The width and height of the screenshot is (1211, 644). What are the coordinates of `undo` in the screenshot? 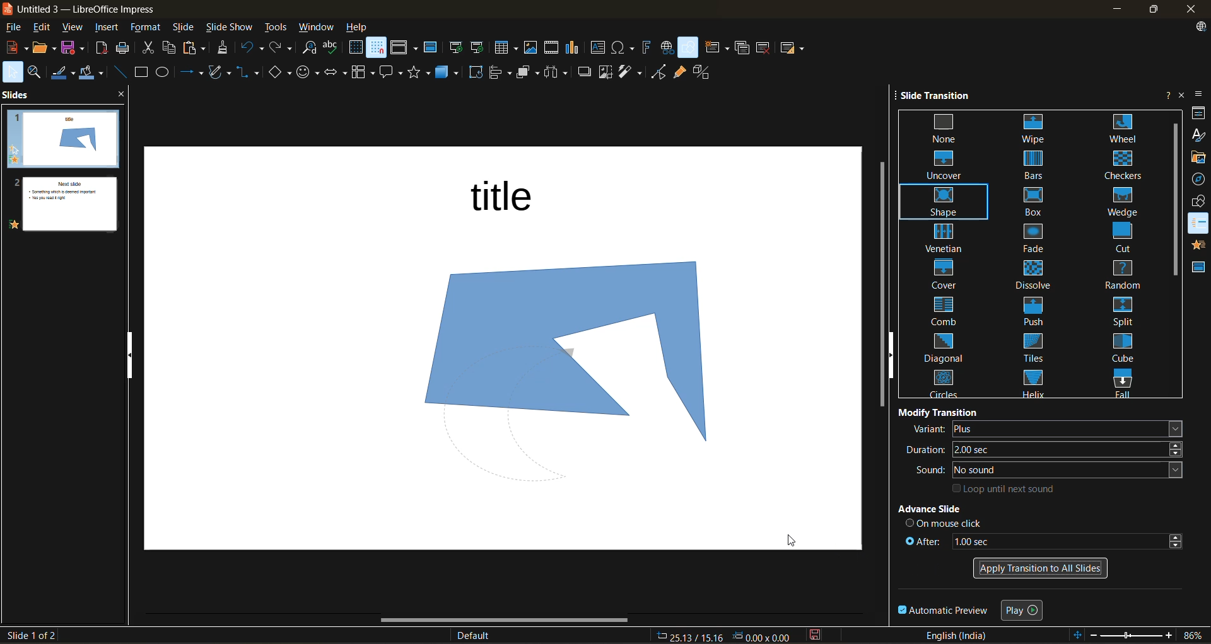 It's located at (252, 49).